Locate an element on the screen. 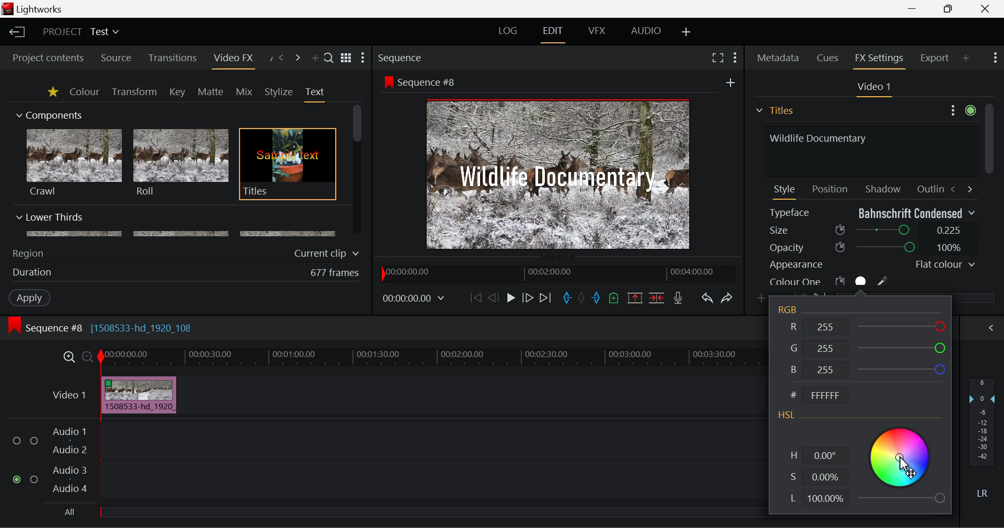  Show Audio Mix is located at coordinates (989, 328).